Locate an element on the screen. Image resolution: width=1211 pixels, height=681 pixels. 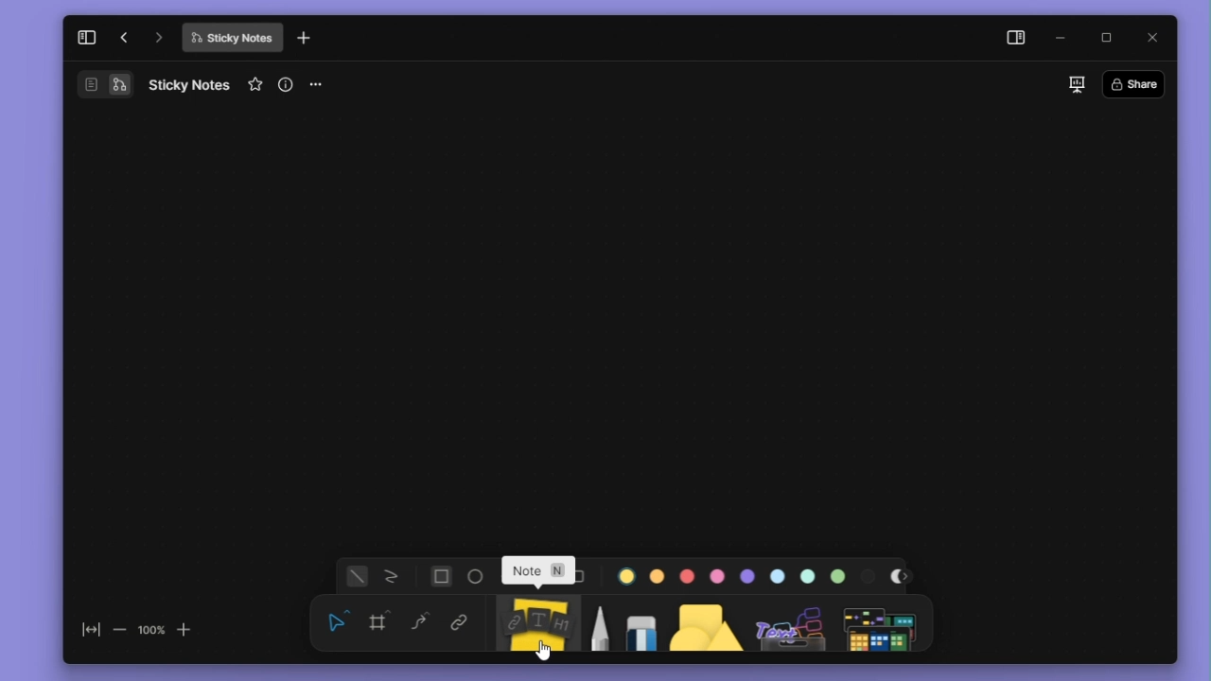
shape is located at coordinates (703, 625).